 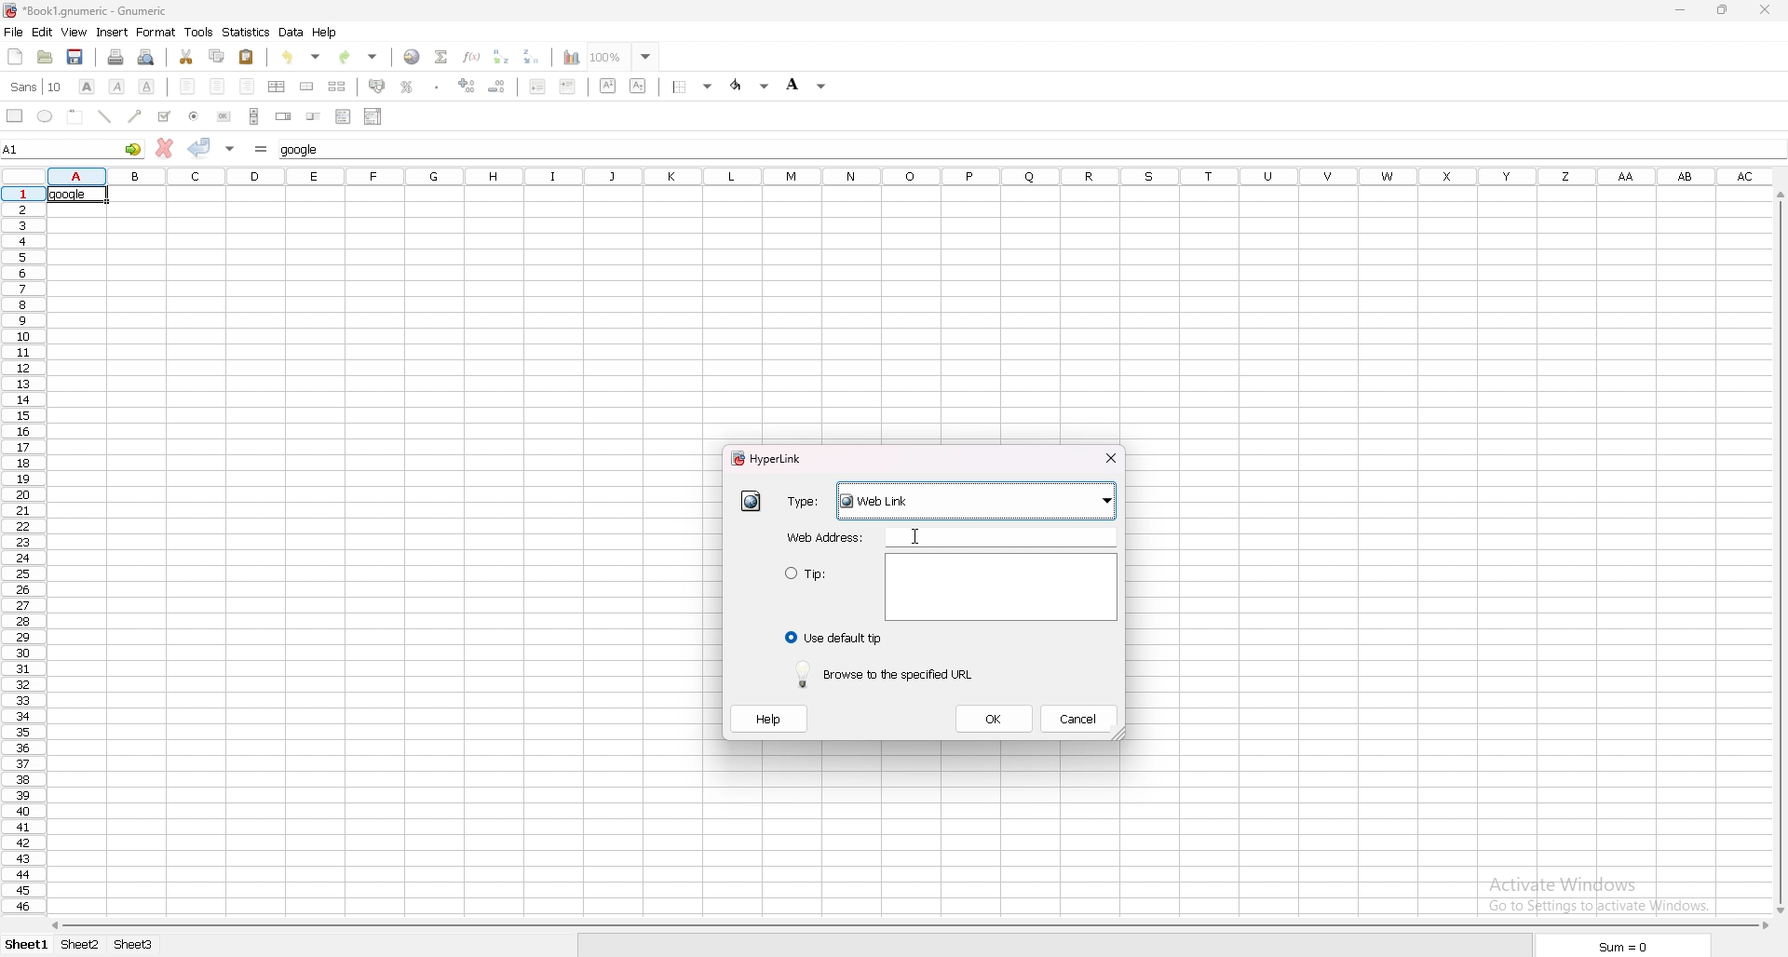 I want to click on selected cell, so click(x=75, y=195).